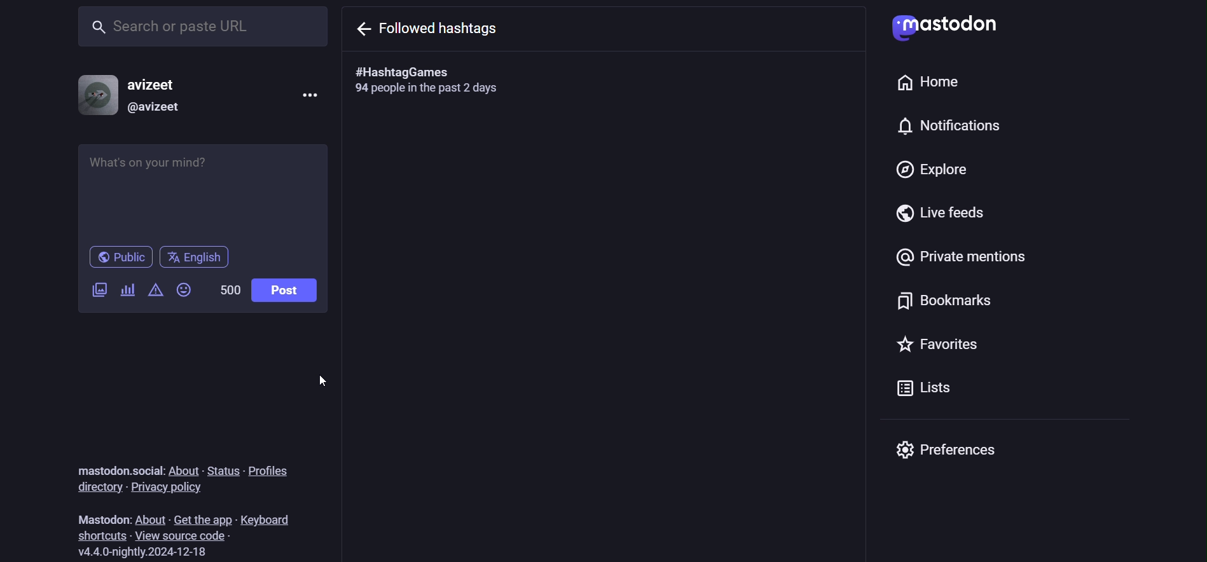  Describe the element at coordinates (948, 130) in the screenshot. I see `notifications` at that location.